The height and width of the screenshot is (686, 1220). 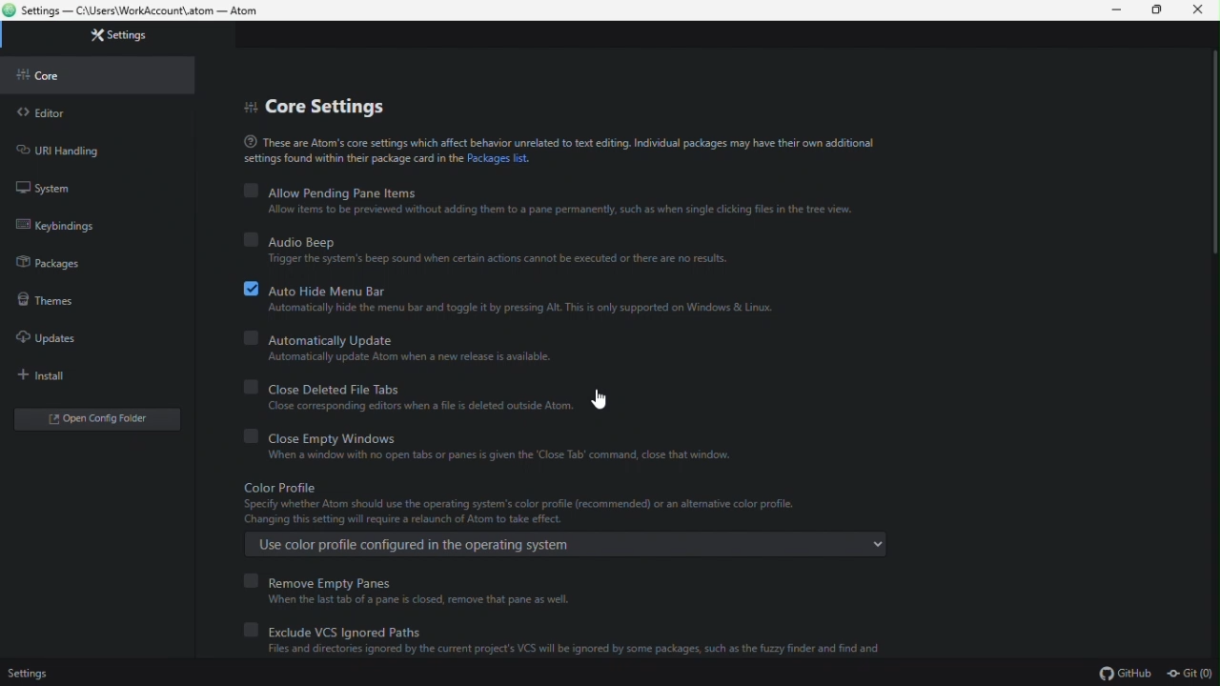 I want to click on restore, so click(x=1152, y=10).